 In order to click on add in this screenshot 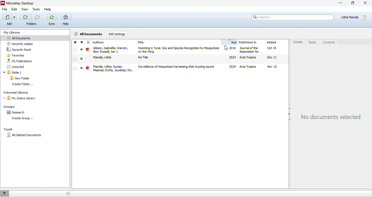, I will do `click(9, 20)`.